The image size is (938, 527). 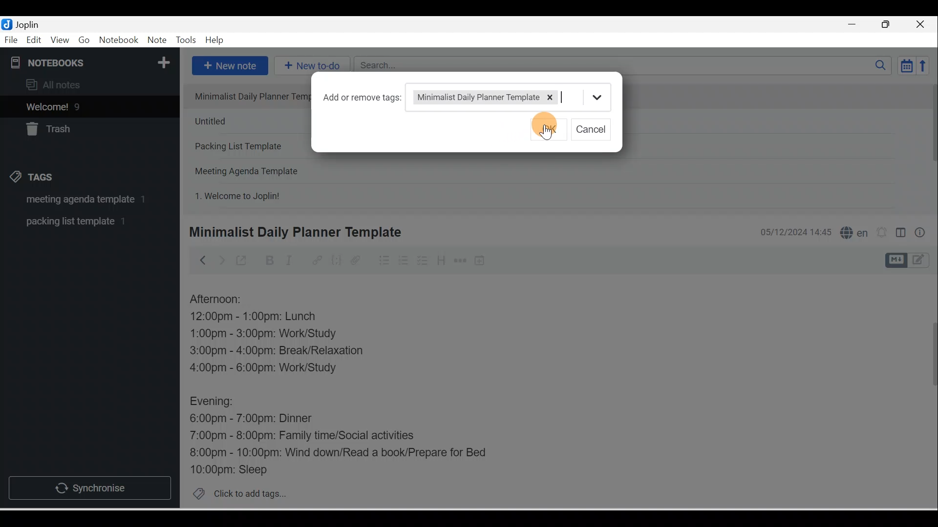 What do you see at coordinates (479, 261) in the screenshot?
I see `Insert time` at bounding box center [479, 261].